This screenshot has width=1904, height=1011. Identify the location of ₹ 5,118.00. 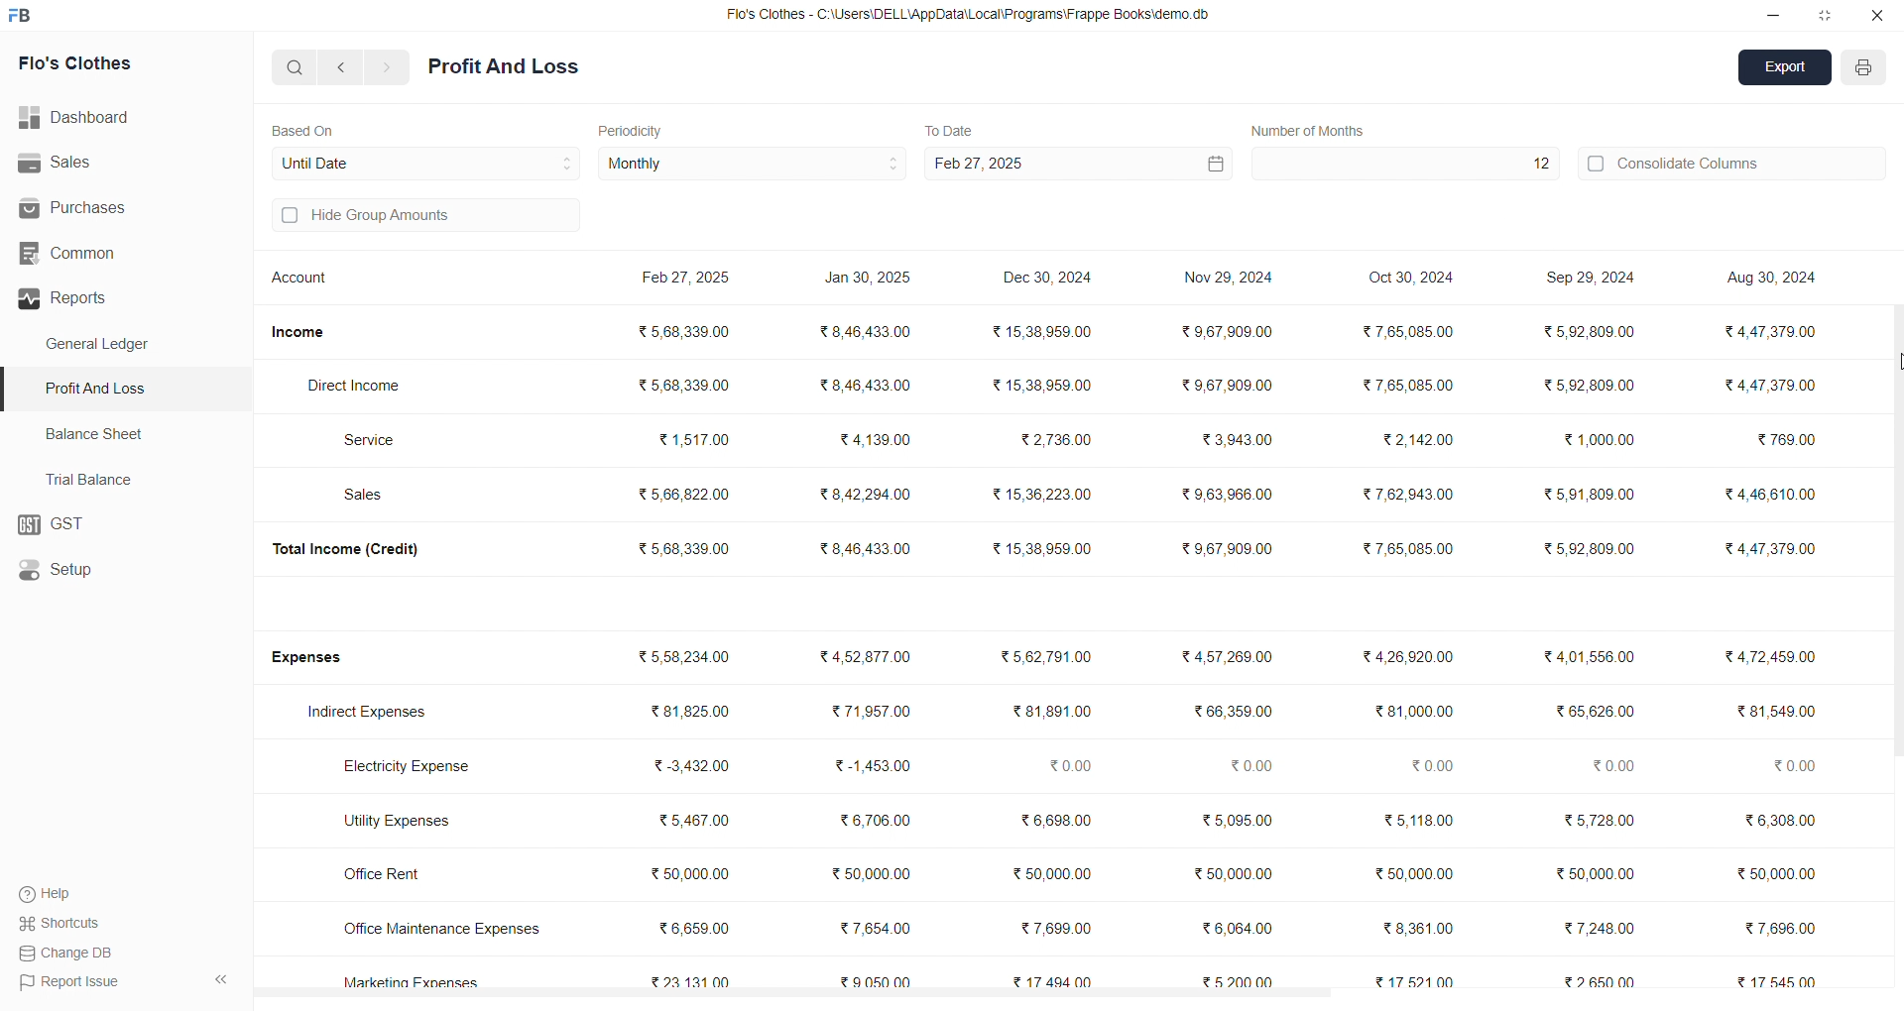
(1412, 820).